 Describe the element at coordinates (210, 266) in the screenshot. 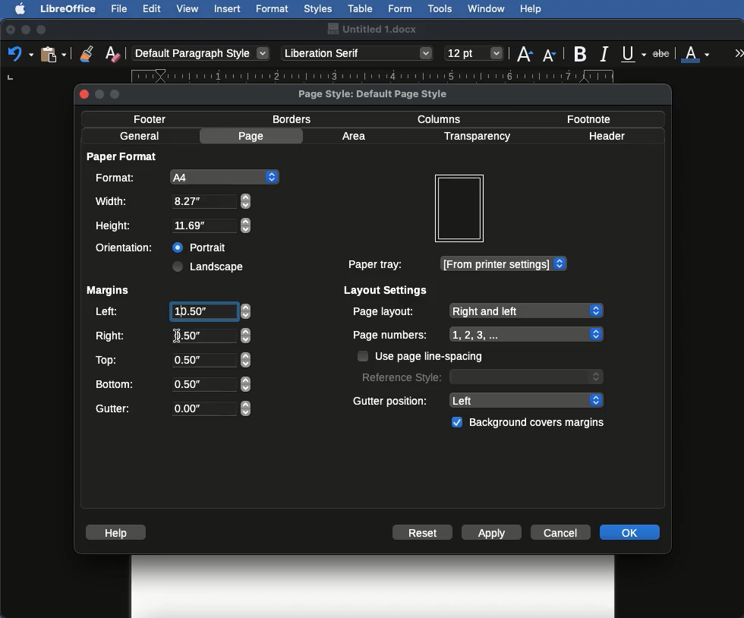

I see `Landscape` at that location.